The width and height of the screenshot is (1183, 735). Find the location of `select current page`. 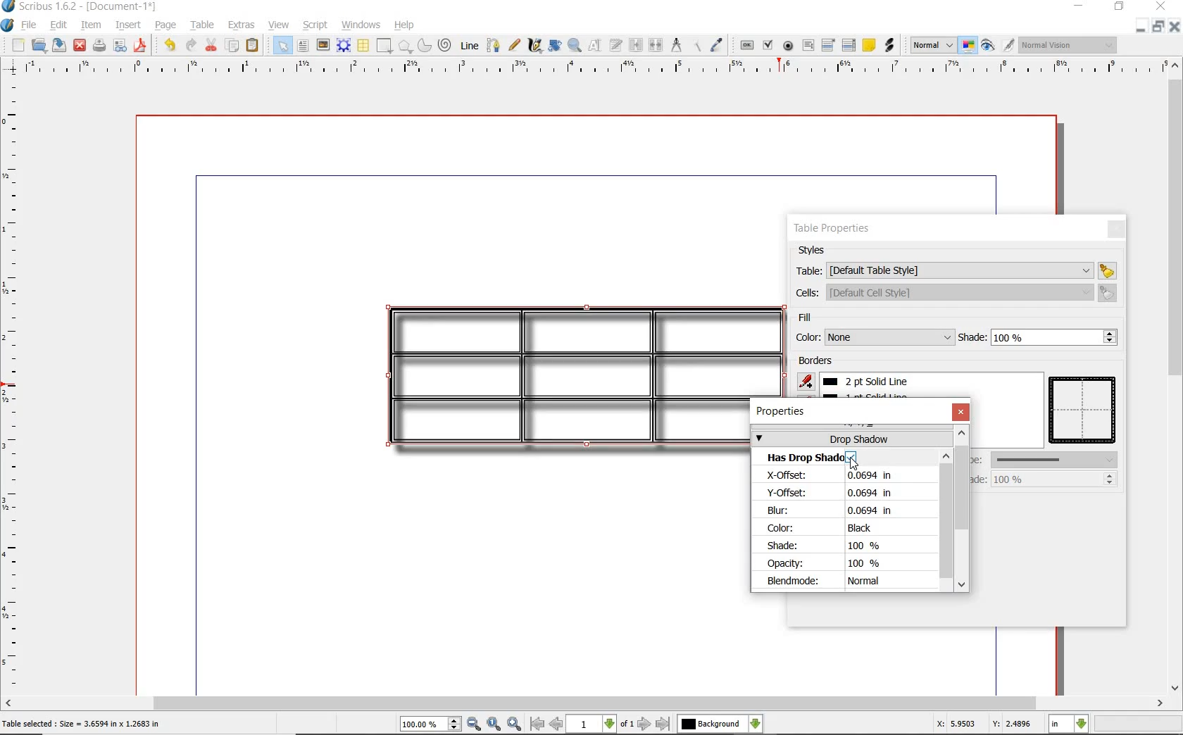

select current page is located at coordinates (601, 724).